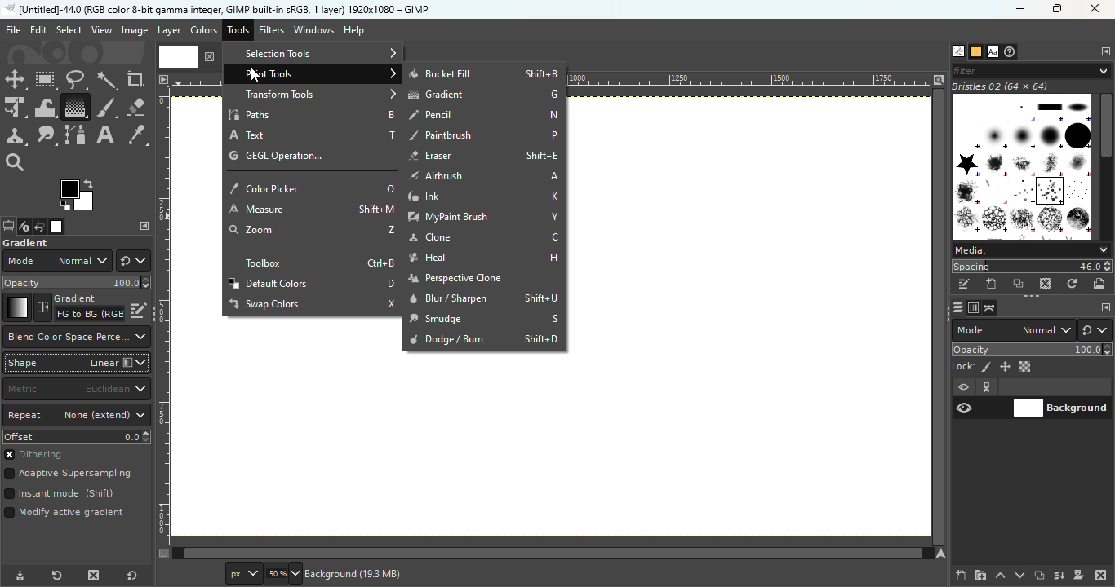  What do you see at coordinates (216, 9) in the screenshot?
I see `untitled -36.0 (rgb color 8-bit gamma integer , gimp built in stgb, 1 layer) 1174x788 - gimp` at bounding box center [216, 9].